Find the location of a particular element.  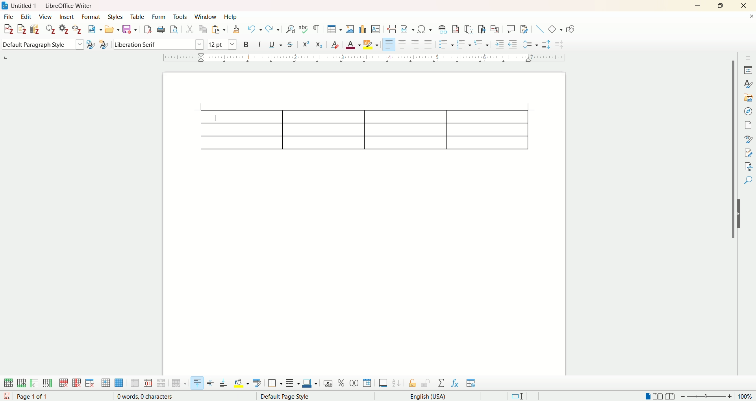

view is located at coordinates (45, 16).